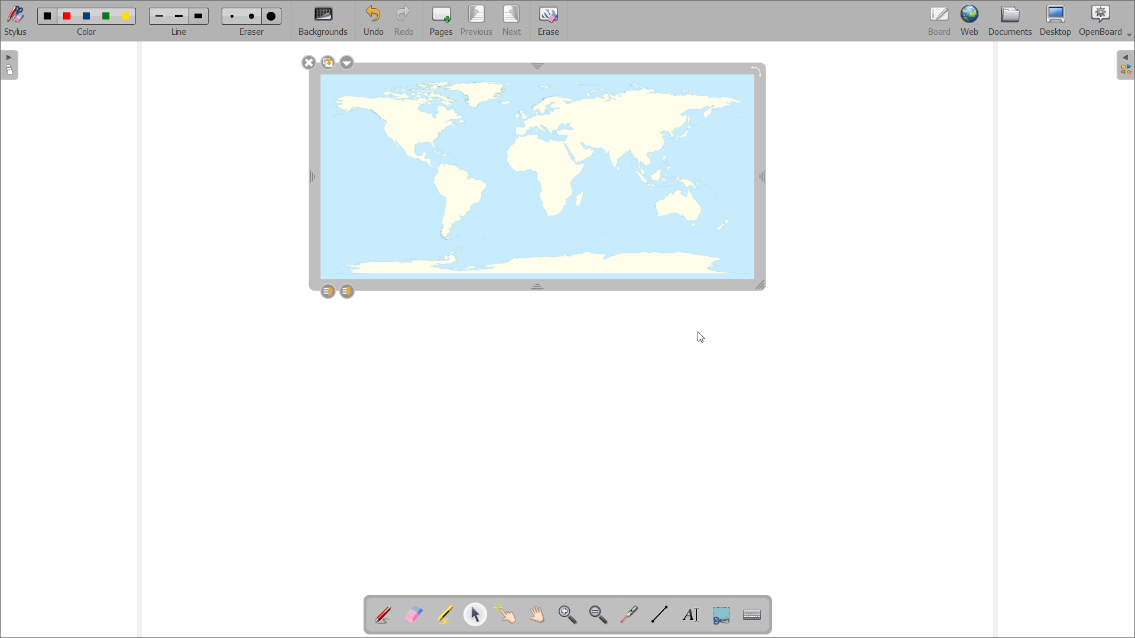 The width and height of the screenshot is (1135, 638). What do you see at coordinates (106, 17) in the screenshot?
I see `green` at bounding box center [106, 17].